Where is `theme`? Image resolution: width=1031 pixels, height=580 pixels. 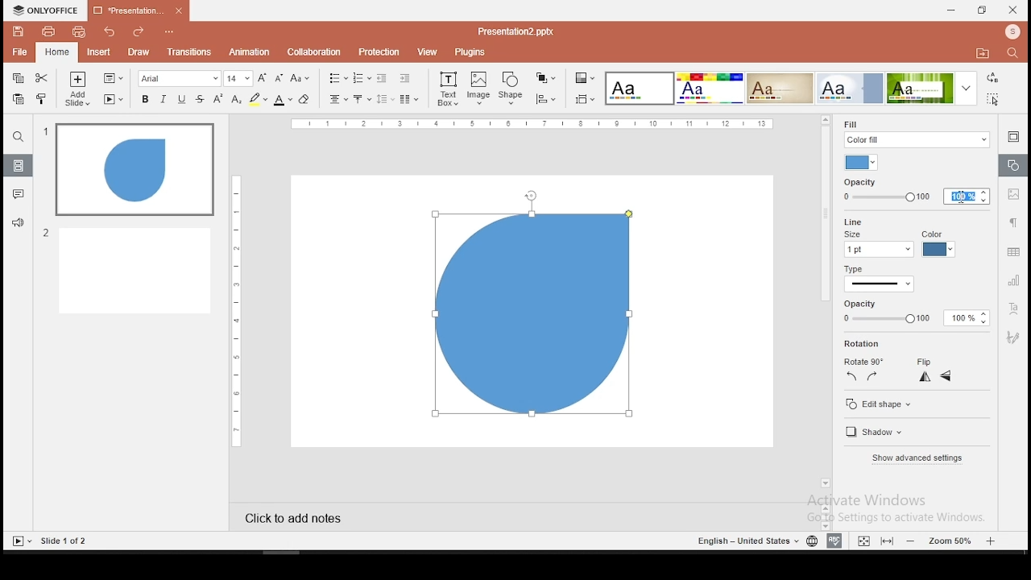 theme is located at coordinates (709, 88).